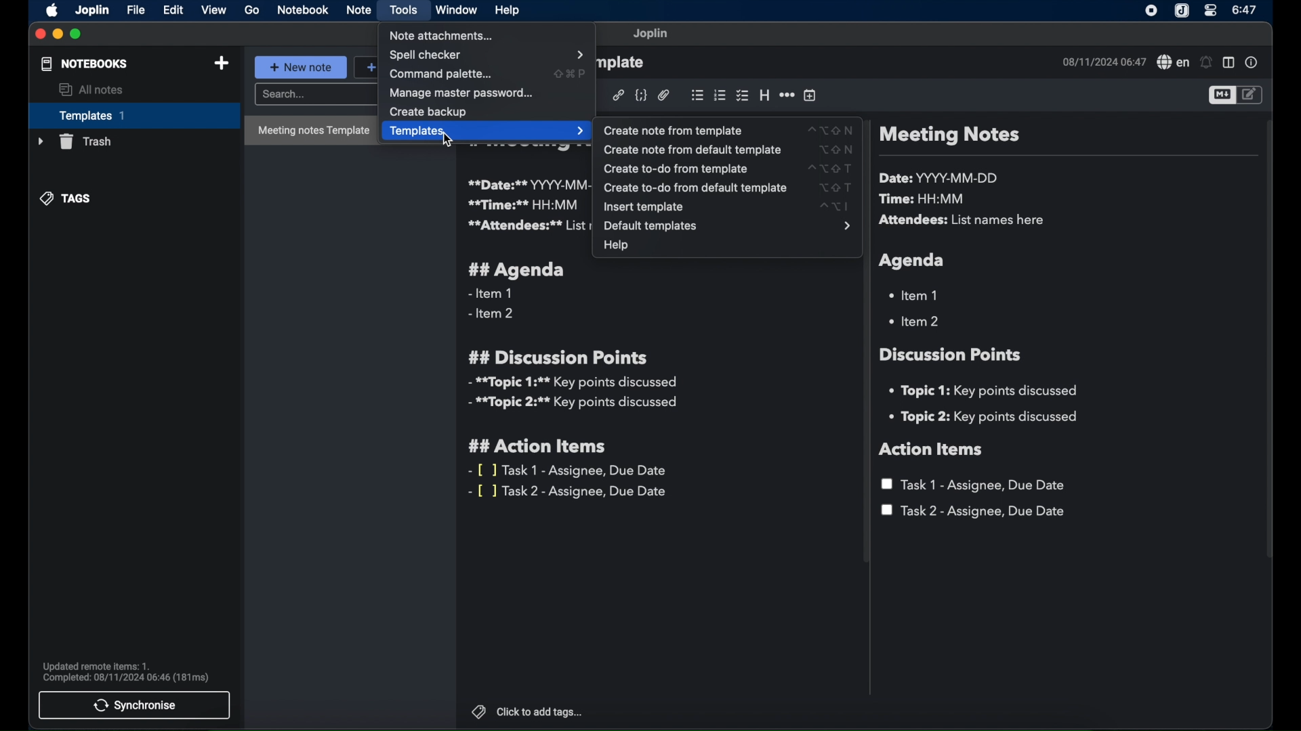 This screenshot has width=1301, height=731. Describe the element at coordinates (985, 417) in the screenshot. I see `topic 2: key points discussed` at that location.